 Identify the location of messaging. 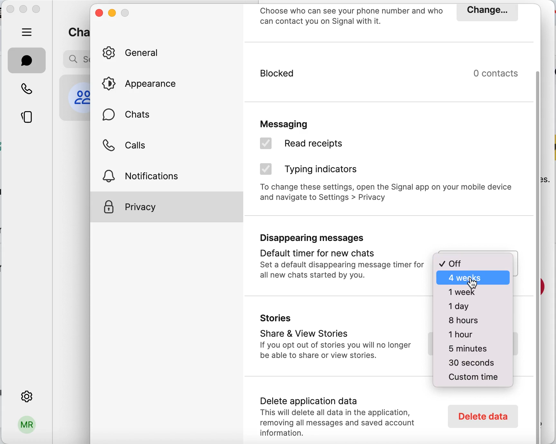
(304, 122).